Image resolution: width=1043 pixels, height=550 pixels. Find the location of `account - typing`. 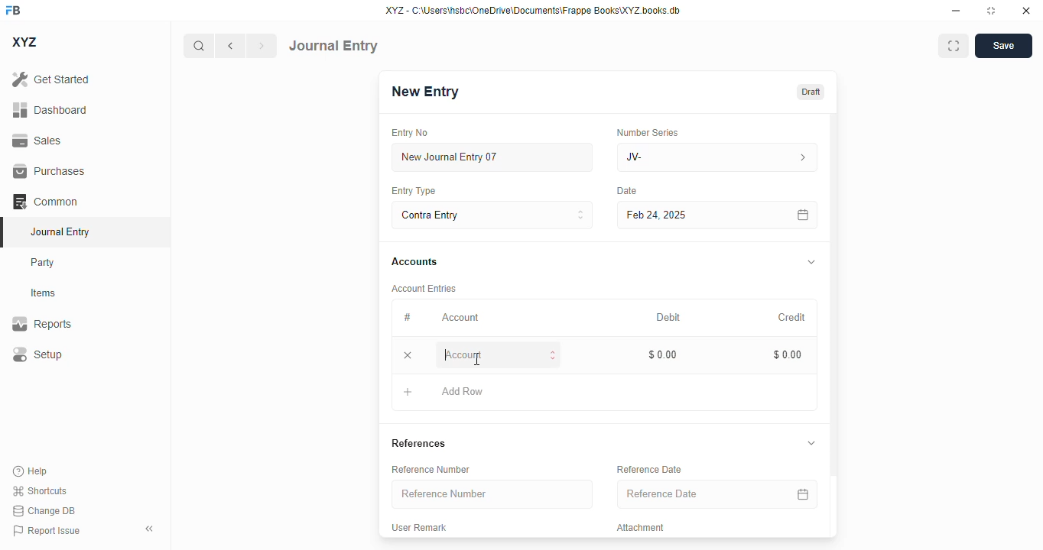

account - typing is located at coordinates (501, 354).